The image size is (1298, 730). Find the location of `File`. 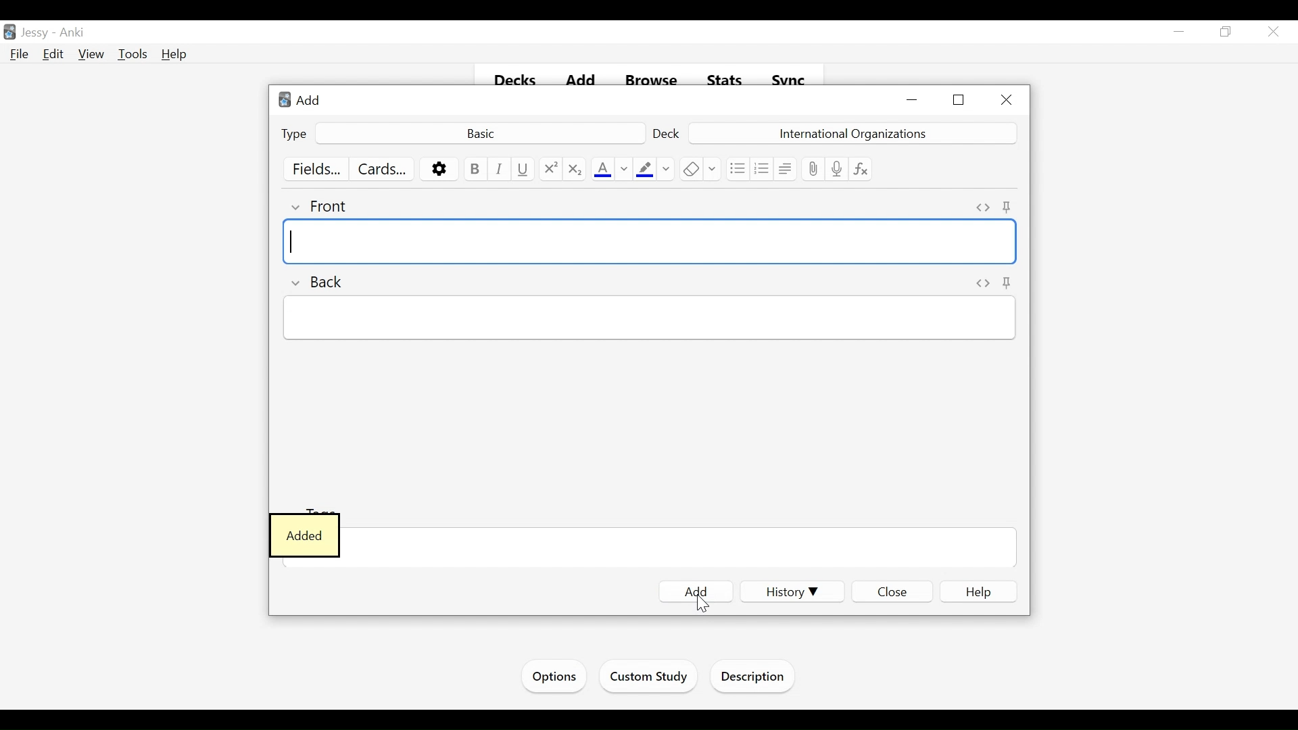

File is located at coordinates (20, 55).